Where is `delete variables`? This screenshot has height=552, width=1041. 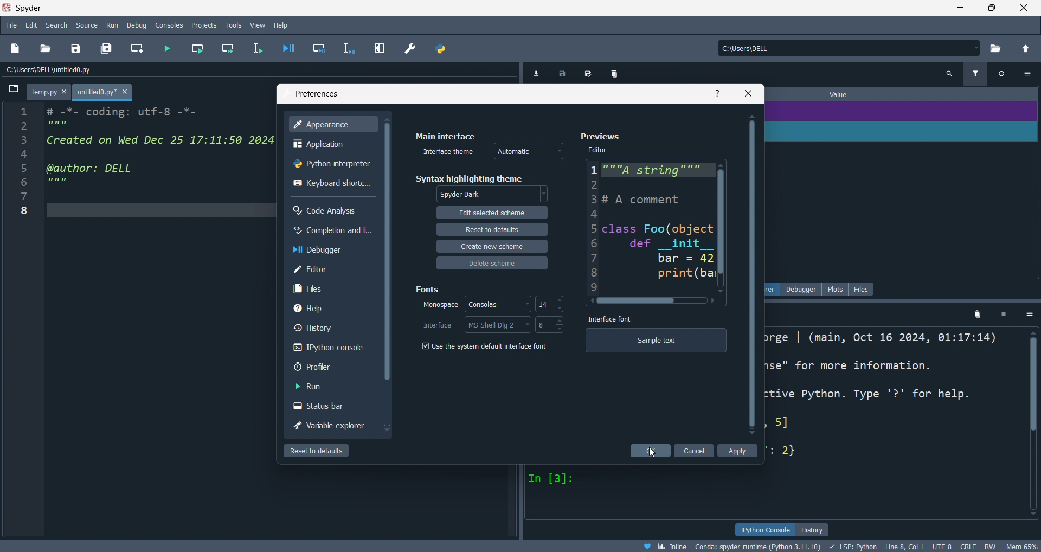
delete variables is located at coordinates (977, 314).